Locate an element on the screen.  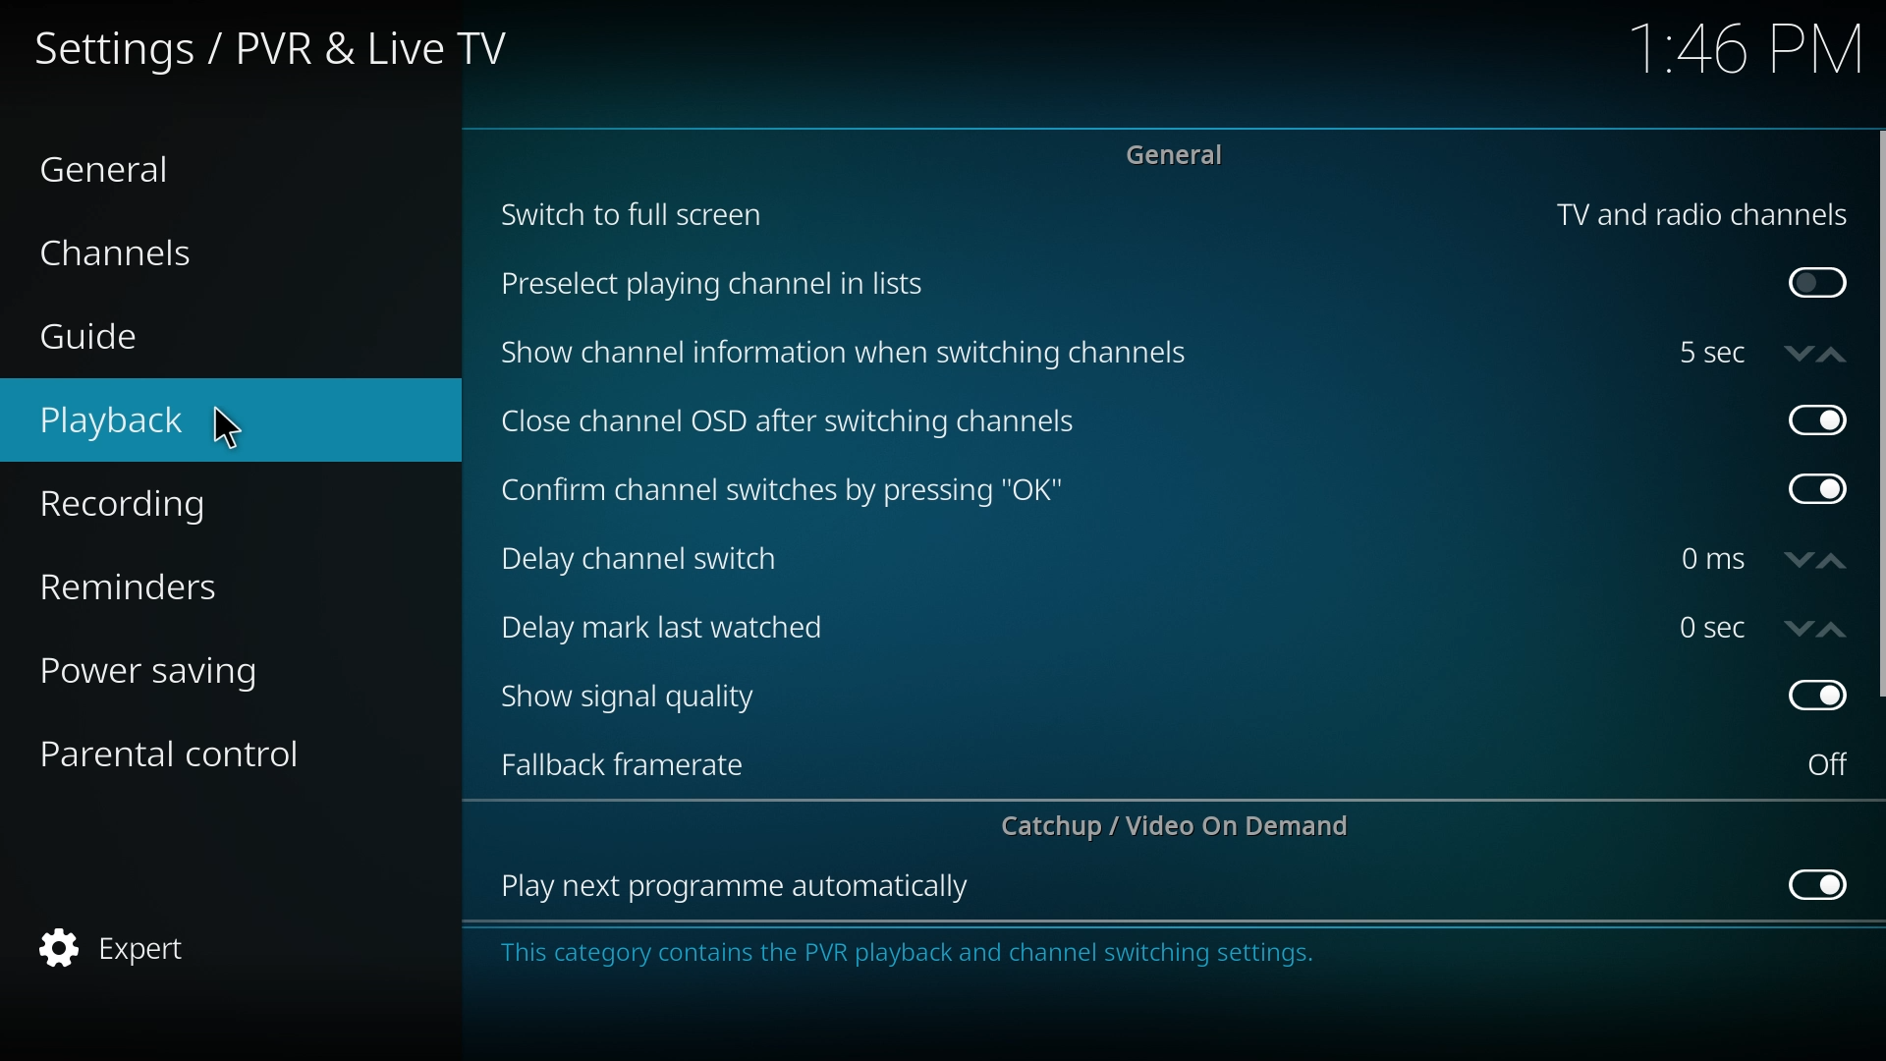
time is located at coordinates (1745, 50).